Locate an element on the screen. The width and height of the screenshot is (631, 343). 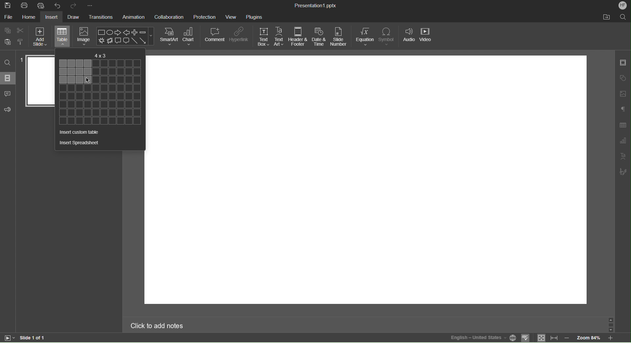
Hyperlink is located at coordinates (240, 35).